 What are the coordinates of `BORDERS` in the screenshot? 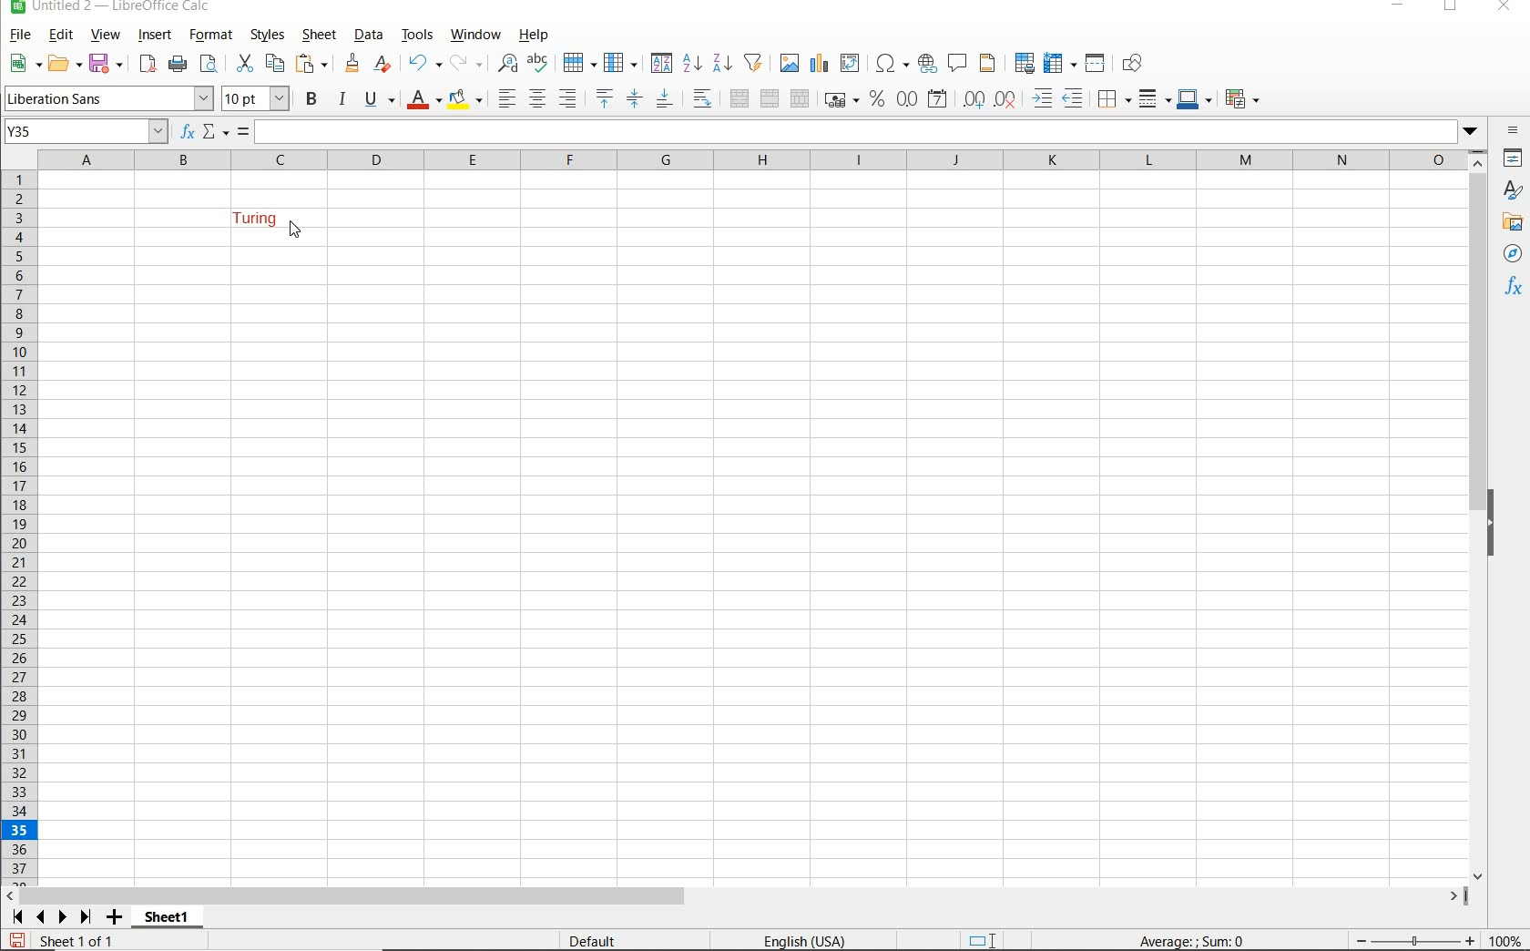 It's located at (1114, 99).